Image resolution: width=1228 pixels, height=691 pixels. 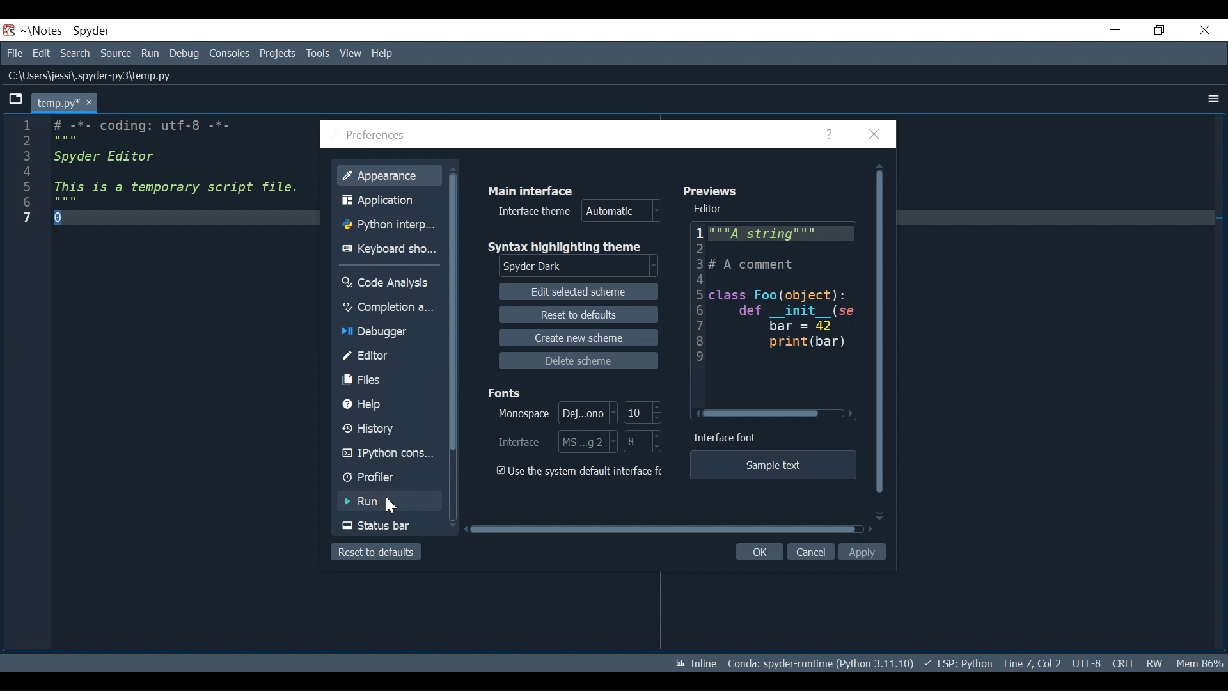 I want to click on Application, so click(x=386, y=200).